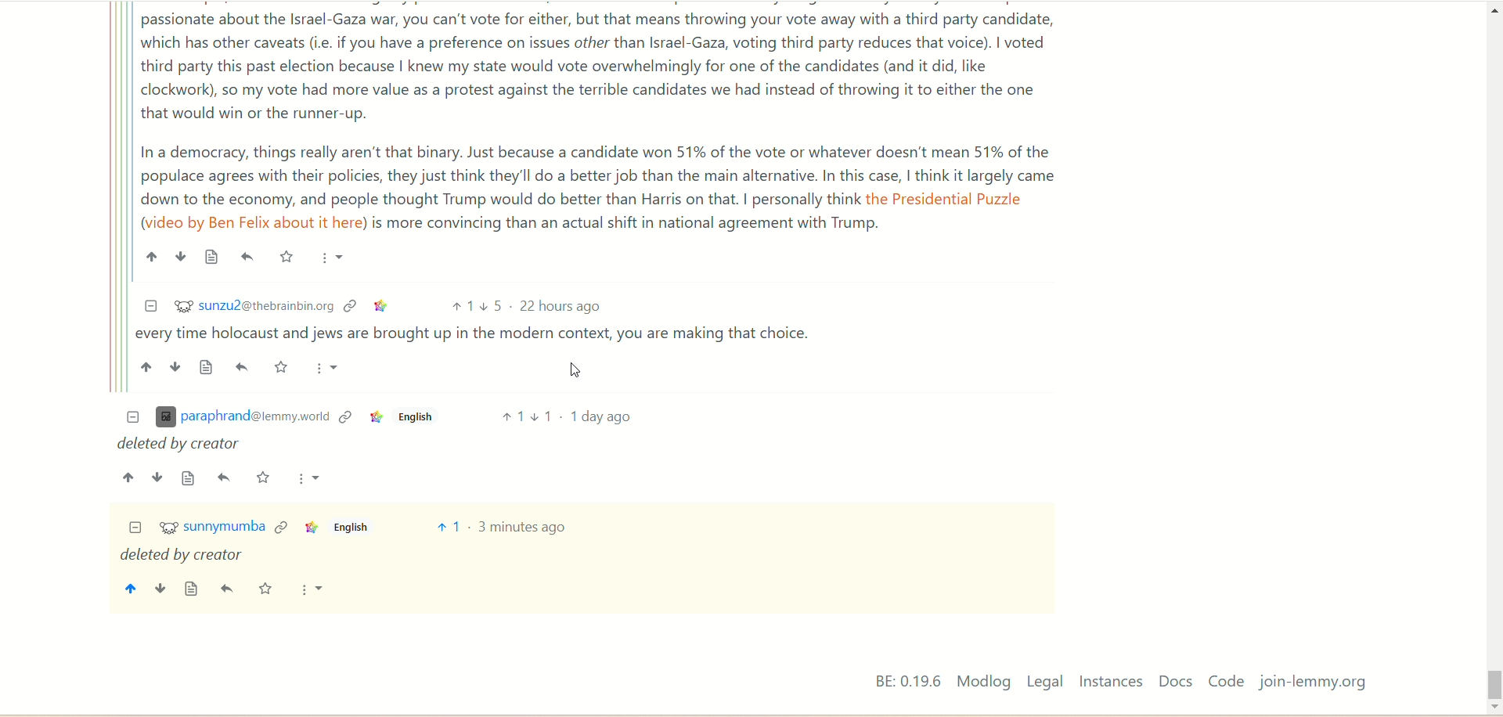 The image size is (1503, 717). I want to click on %¥ sunnymumba, so click(213, 528).